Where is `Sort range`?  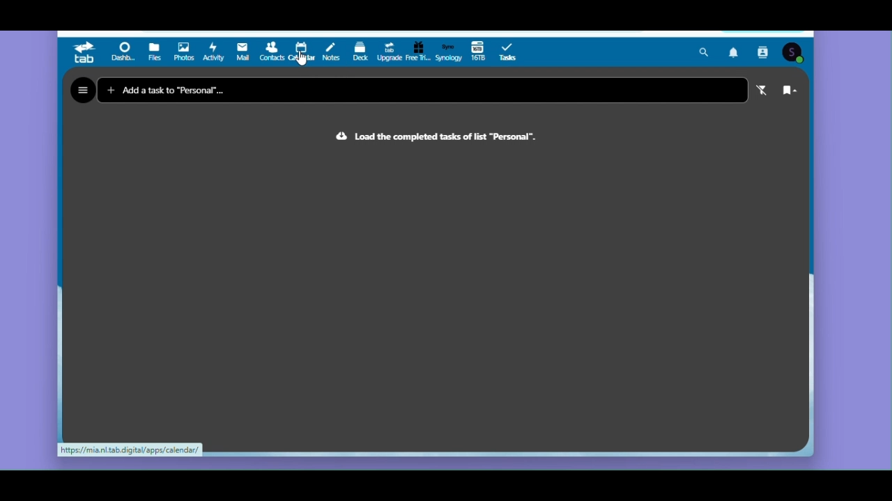 Sort range is located at coordinates (789, 93).